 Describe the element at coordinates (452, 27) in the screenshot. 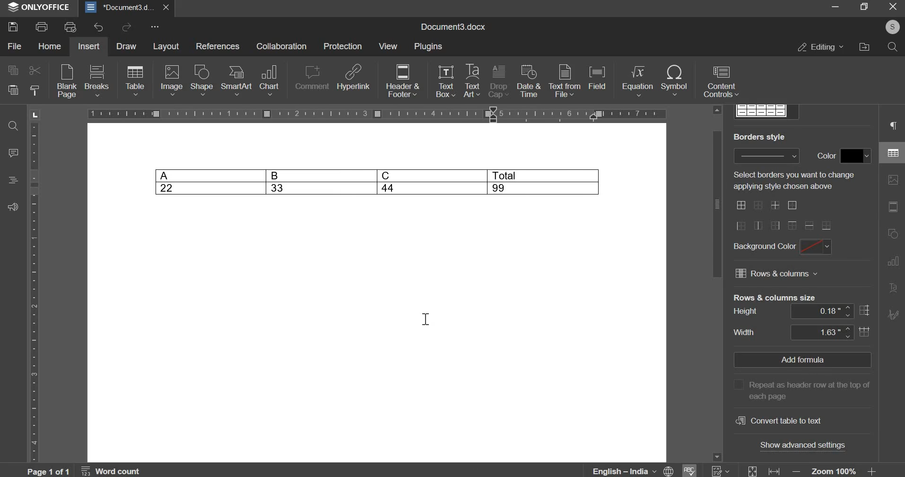

I see `Document3.docx` at that location.